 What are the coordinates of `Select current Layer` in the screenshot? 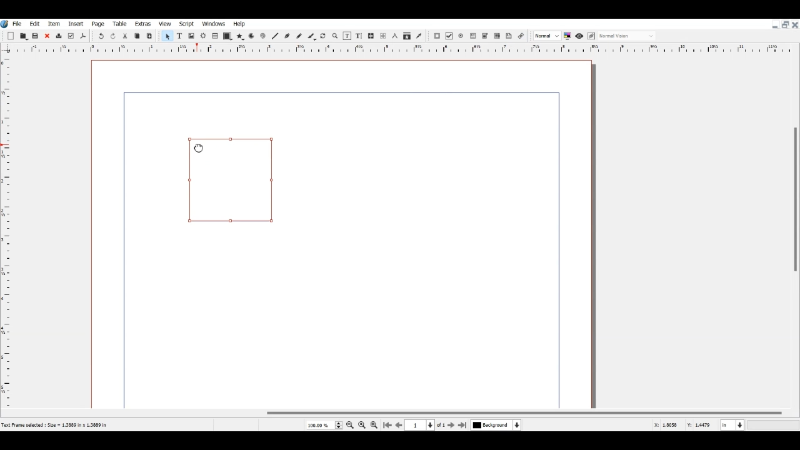 It's located at (497, 426).